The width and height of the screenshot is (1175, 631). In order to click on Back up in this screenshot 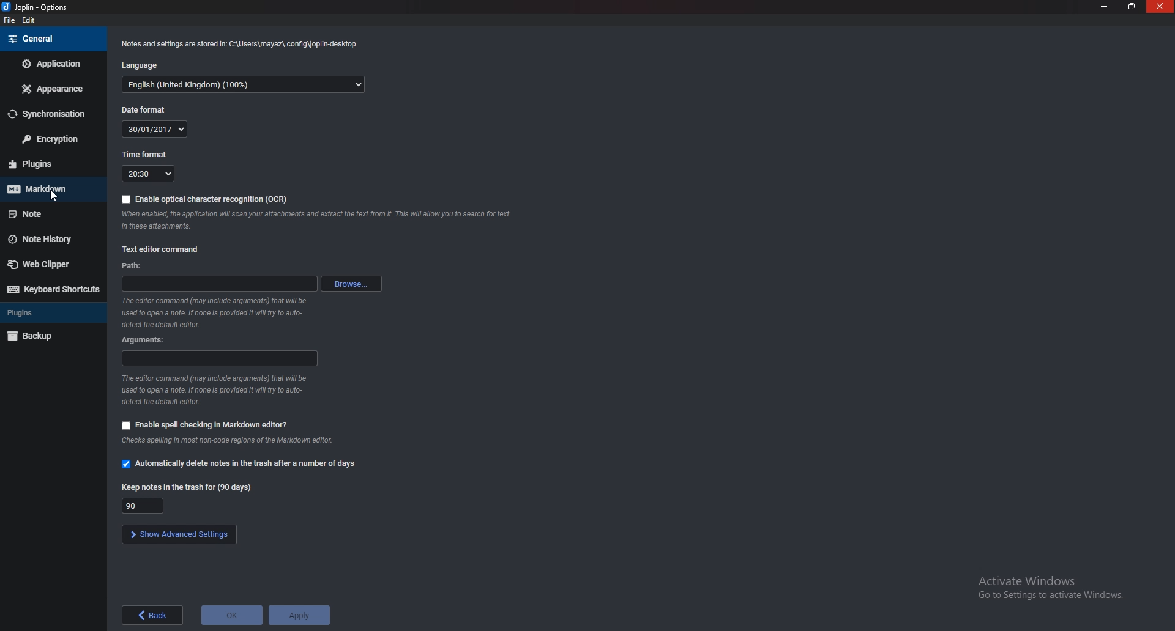, I will do `click(40, 337)`.